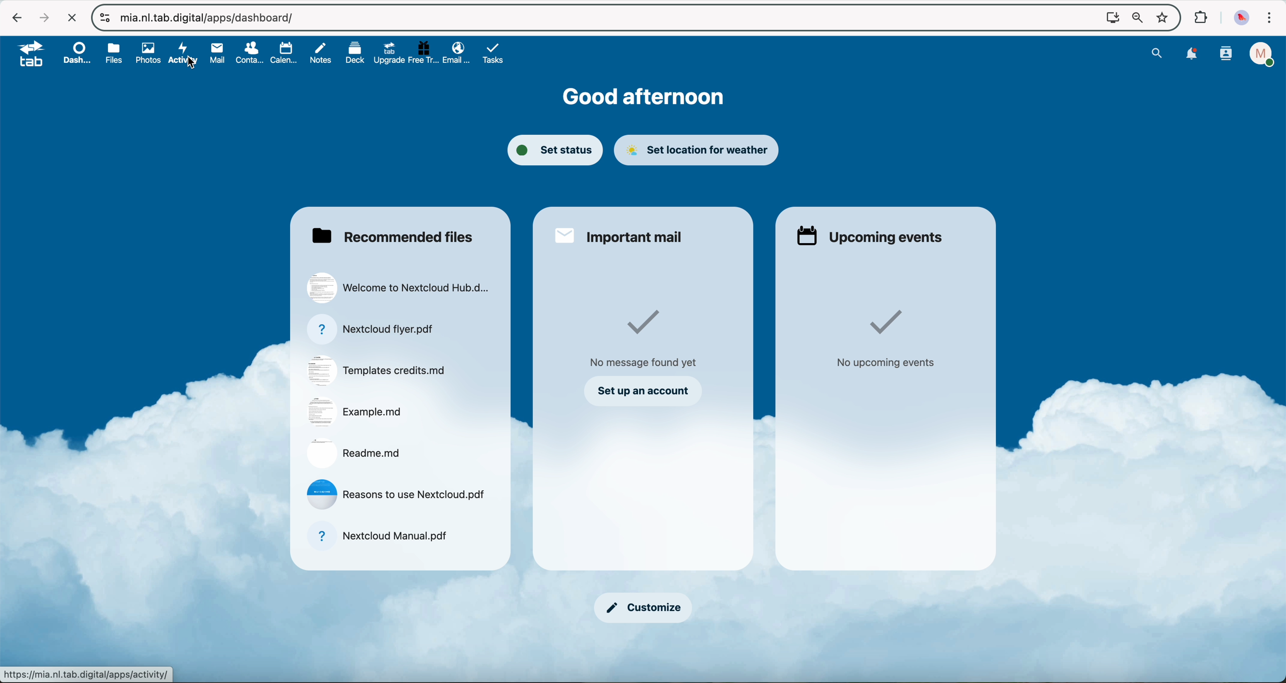 The height and width of the screenshot is (683, 1286). I want to click on contacts, so click(246, 54).